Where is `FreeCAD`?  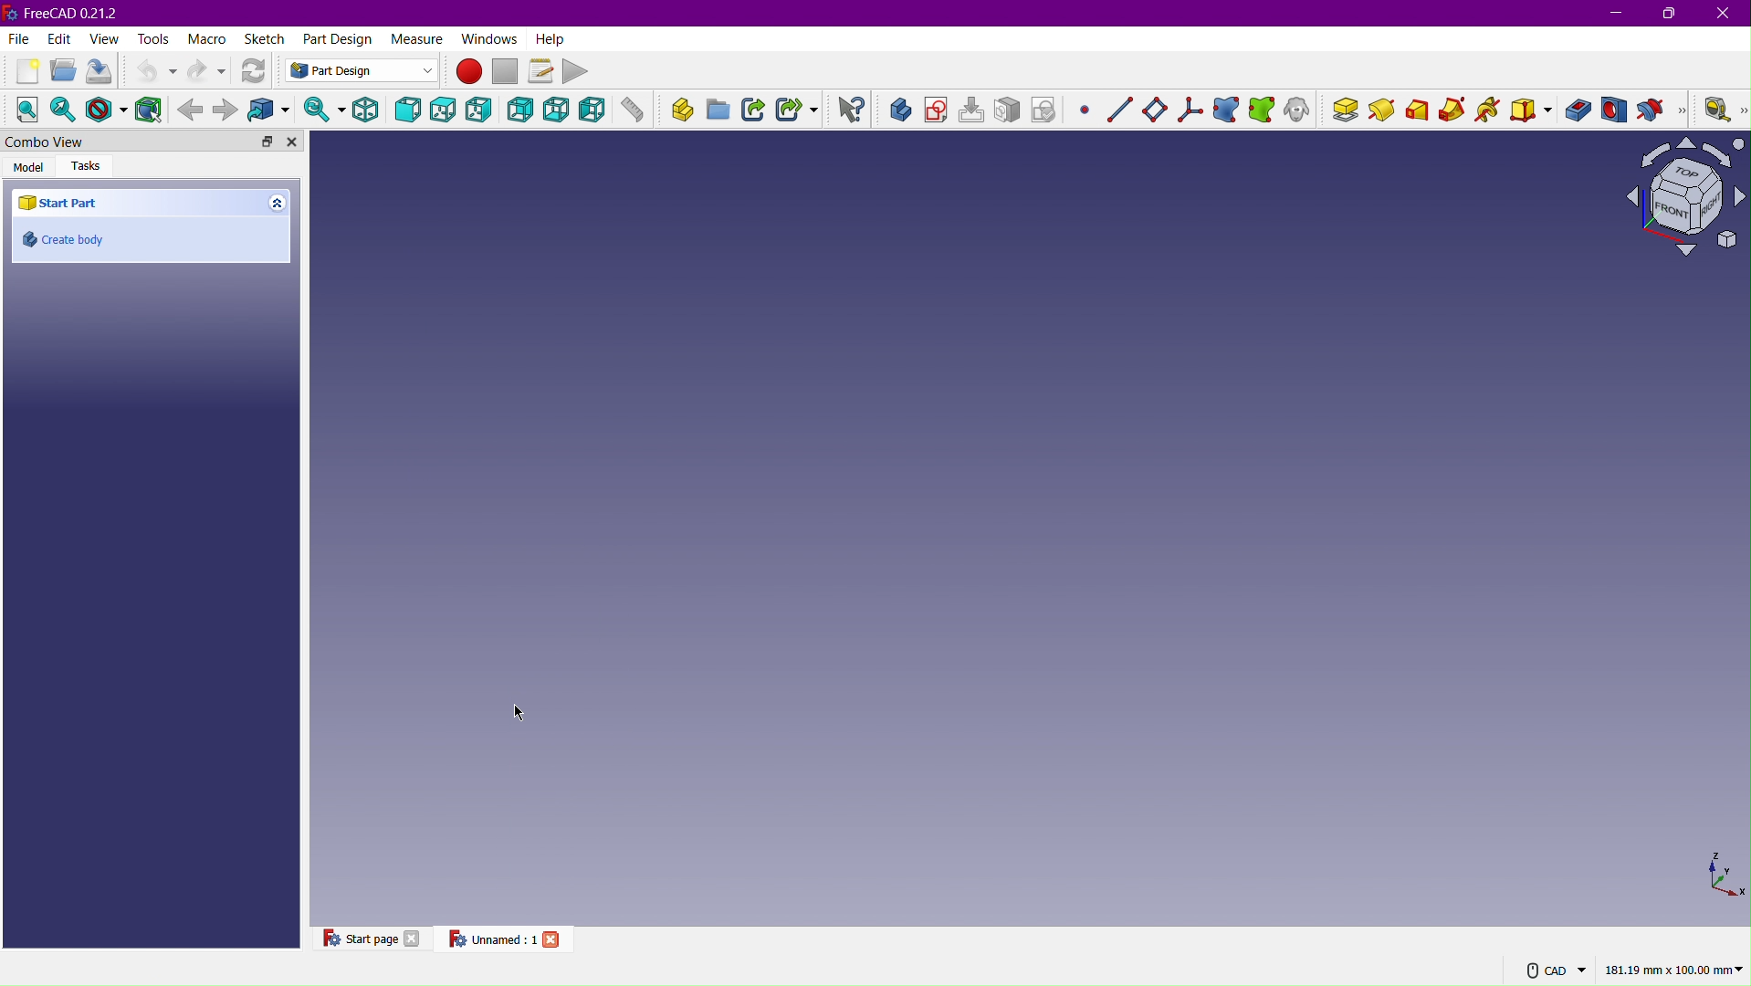
FreeCAD is located at coordinates (67, 11).